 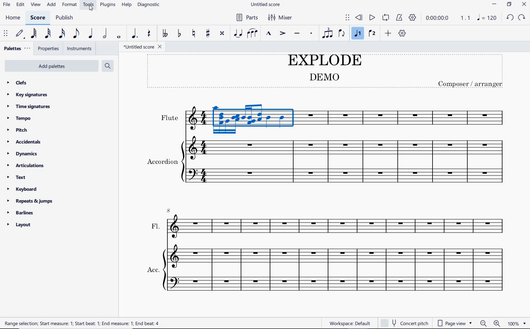 What do you see at coordinates (90, 4) in the screenshot?
I see `tools` at bounding box center [90, 4].